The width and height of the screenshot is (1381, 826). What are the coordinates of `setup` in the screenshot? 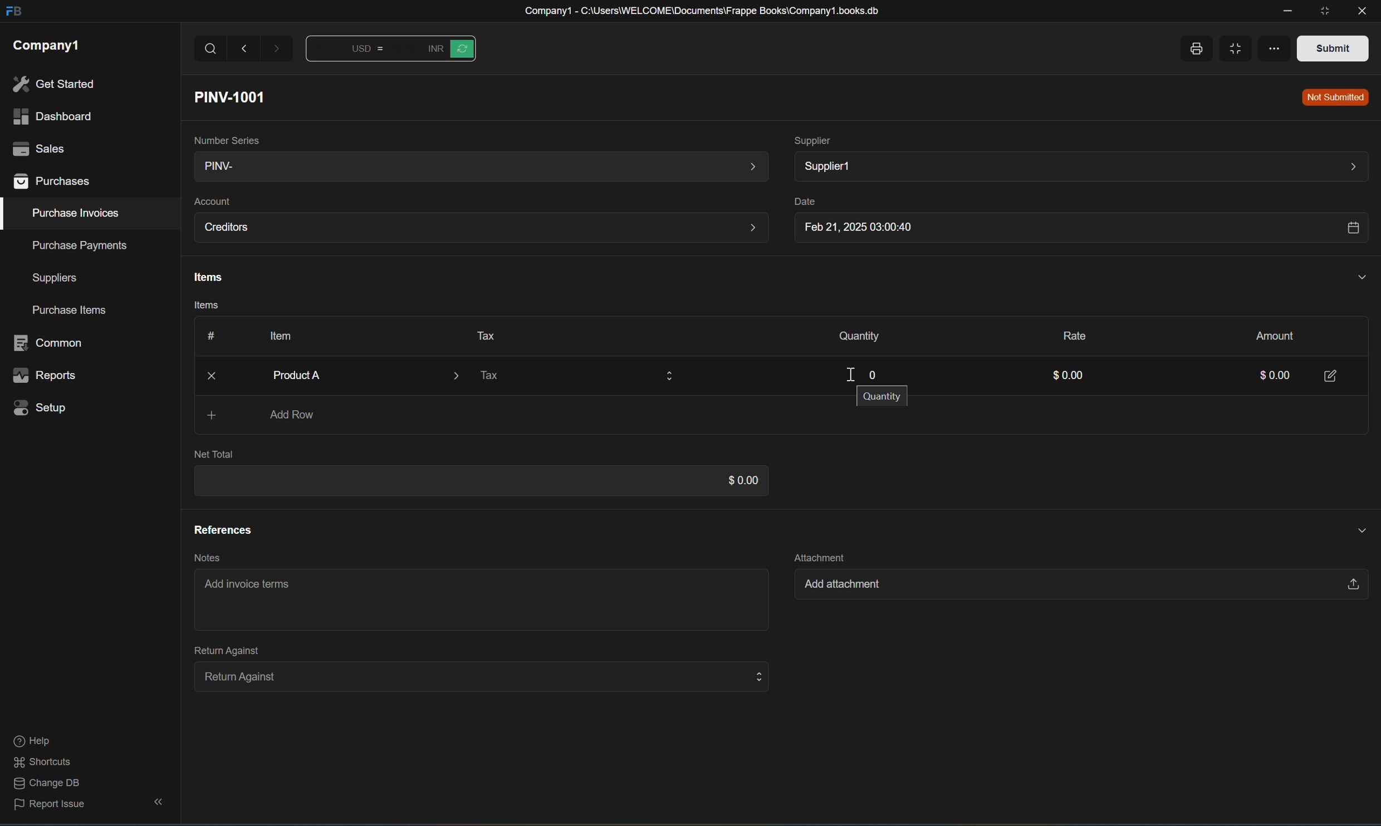 It's located at (43, 407).